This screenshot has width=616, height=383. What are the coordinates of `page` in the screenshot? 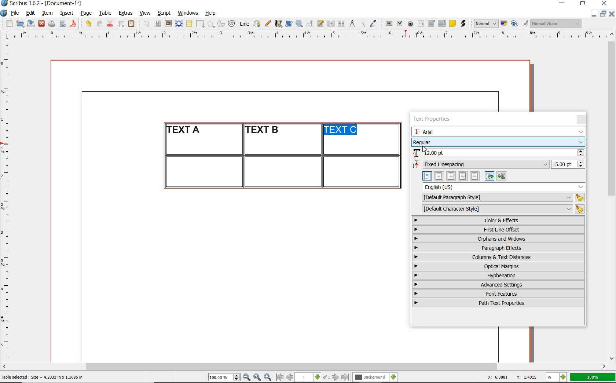 It's located at (86, 13).